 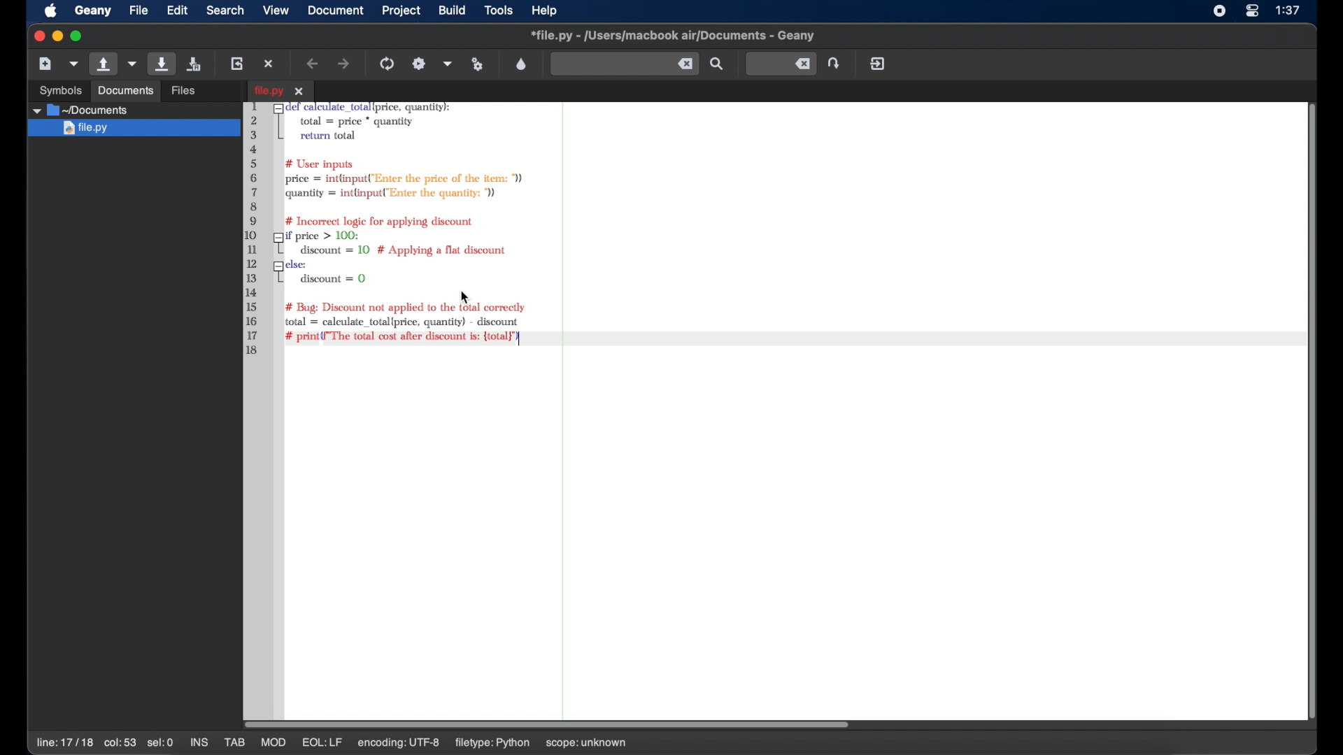 I want to click on code line commented, so click(x=404, y=337).